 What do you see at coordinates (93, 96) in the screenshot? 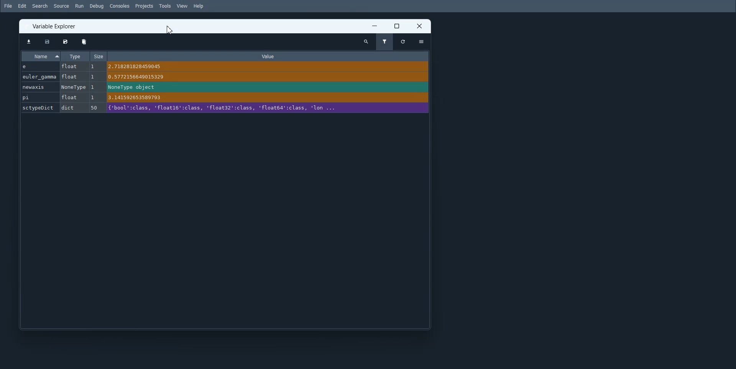
I see `1` at bounding box center [93, 96].